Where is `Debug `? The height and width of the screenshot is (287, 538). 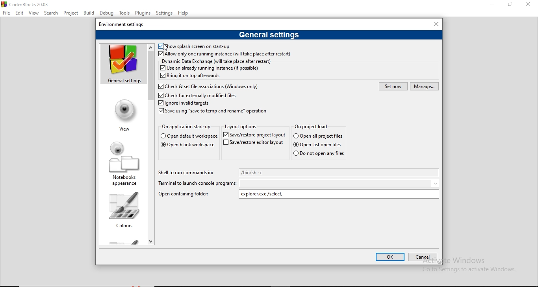
Debug  is located at coordinates (107, 13).